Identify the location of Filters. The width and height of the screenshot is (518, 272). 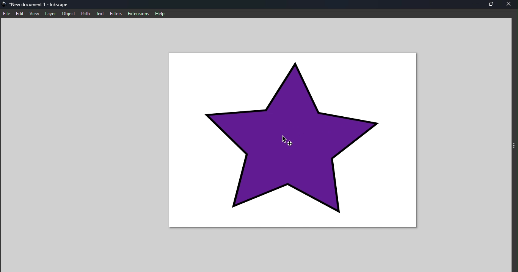
(115, 13).